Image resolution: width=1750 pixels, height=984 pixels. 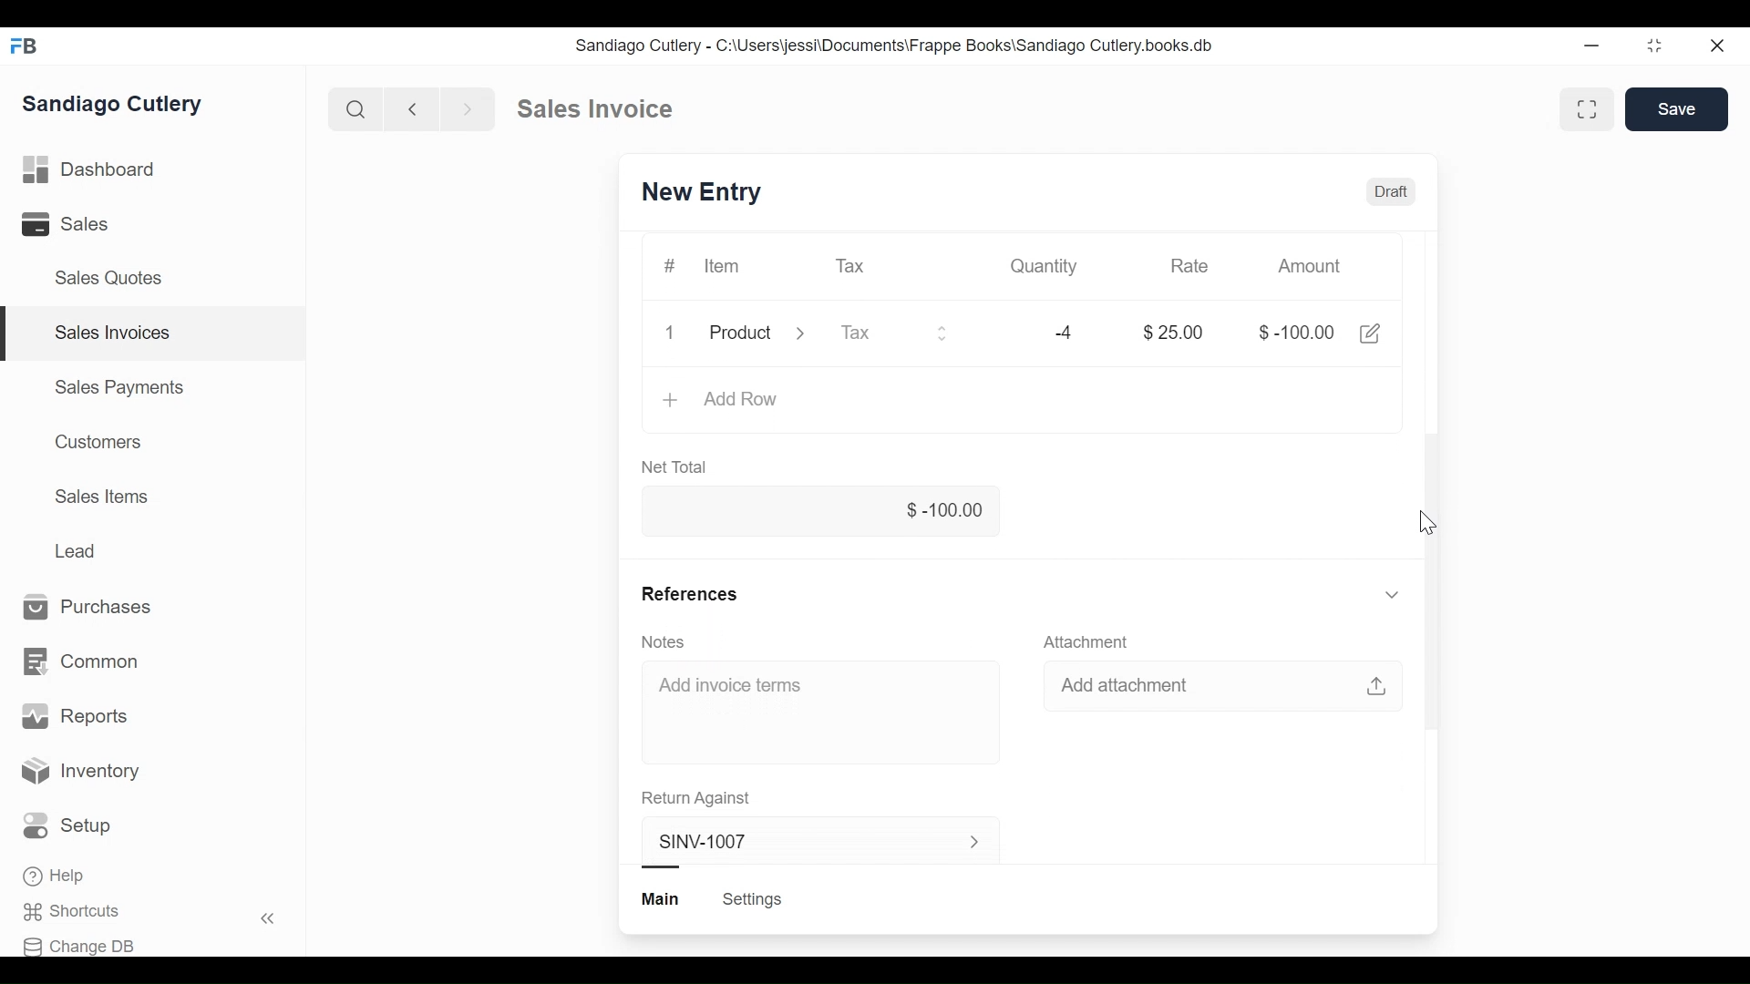 What do you see at coordinates (1369, 333) in the screenshot?
I see `Edit` at bounding box center [1369, 333].